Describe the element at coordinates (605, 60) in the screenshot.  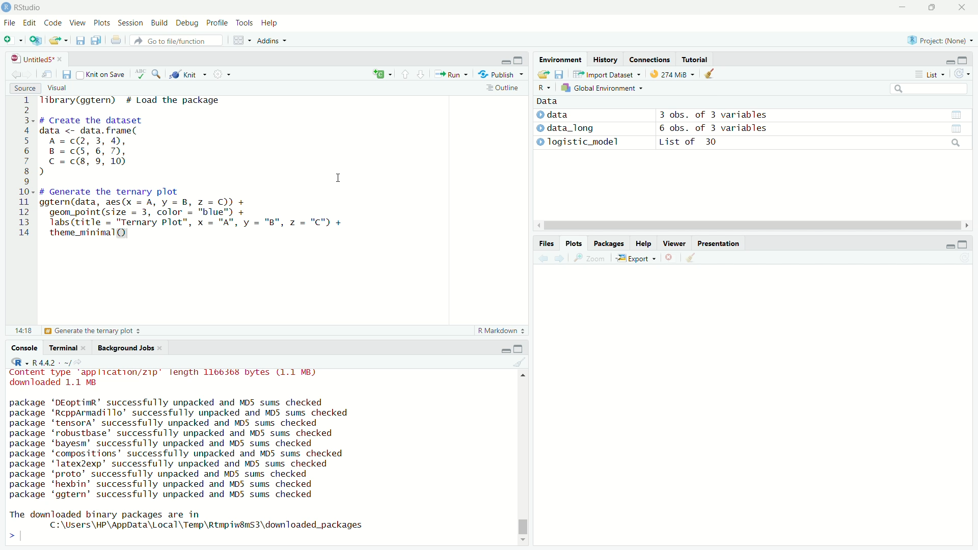
I see `History` at that location.